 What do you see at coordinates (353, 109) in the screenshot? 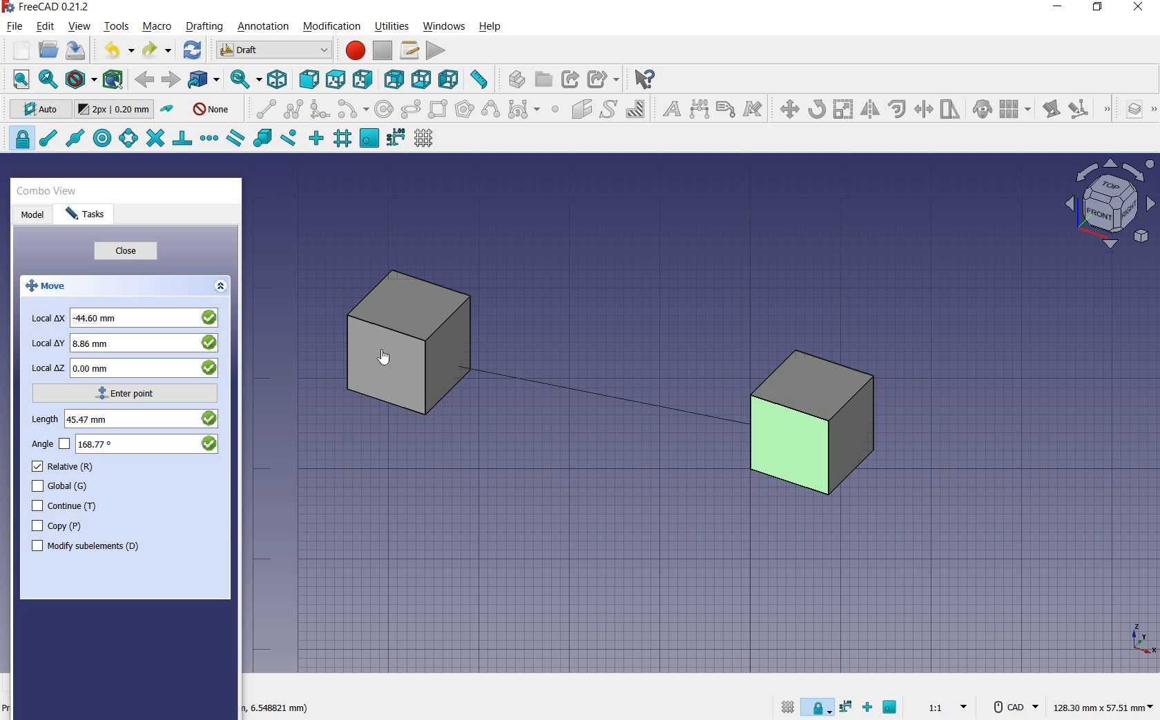
I see `arc tools` at bounding box center [353, 109].